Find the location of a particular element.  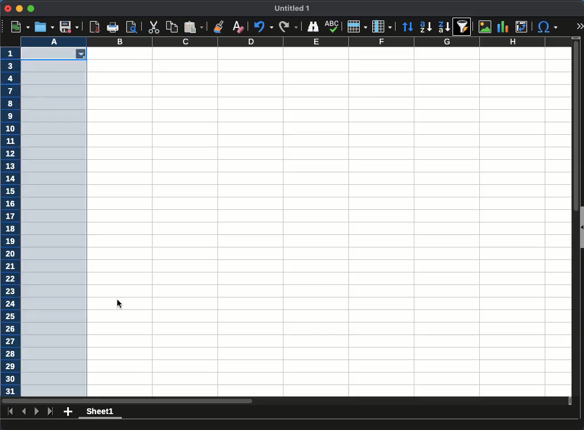

image is located at coordinates (485, 26).